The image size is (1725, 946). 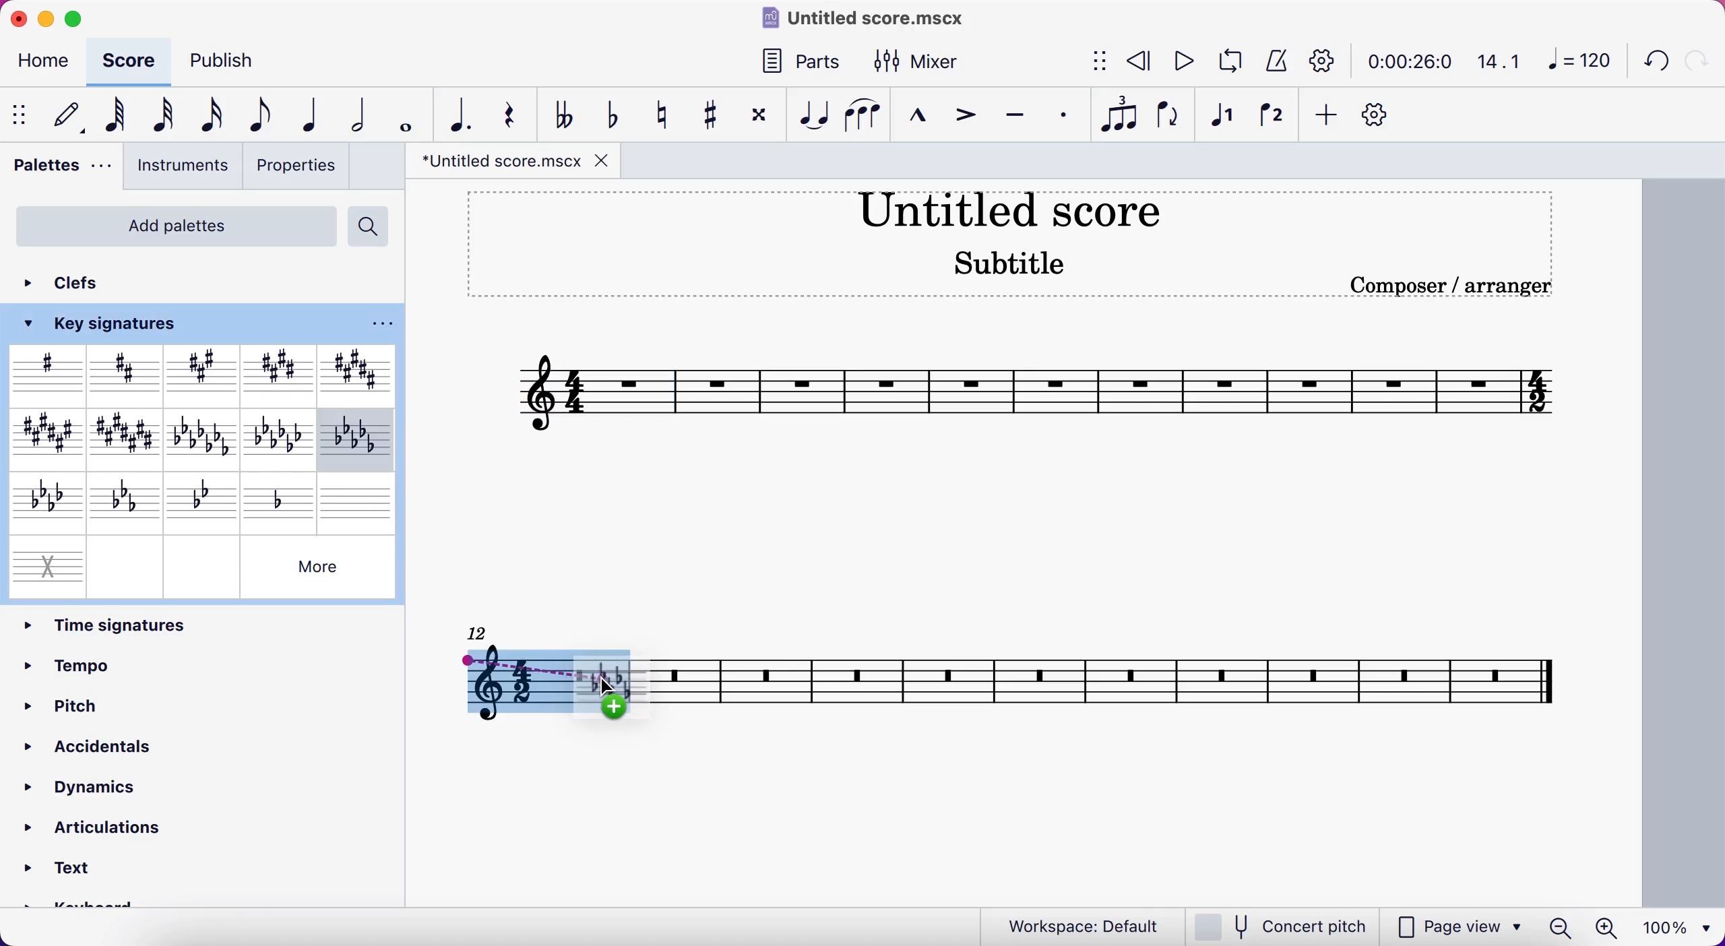 I want to click on title, so click(x=879, y=19).